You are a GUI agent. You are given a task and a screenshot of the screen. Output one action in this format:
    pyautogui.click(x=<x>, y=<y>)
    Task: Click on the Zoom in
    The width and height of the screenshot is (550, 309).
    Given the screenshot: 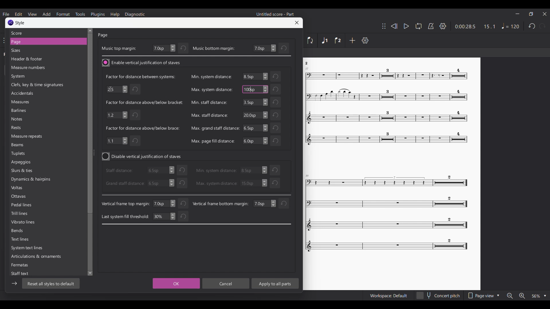 What is the action you would take?
    pyautogui.click(x=522, y=296)
    